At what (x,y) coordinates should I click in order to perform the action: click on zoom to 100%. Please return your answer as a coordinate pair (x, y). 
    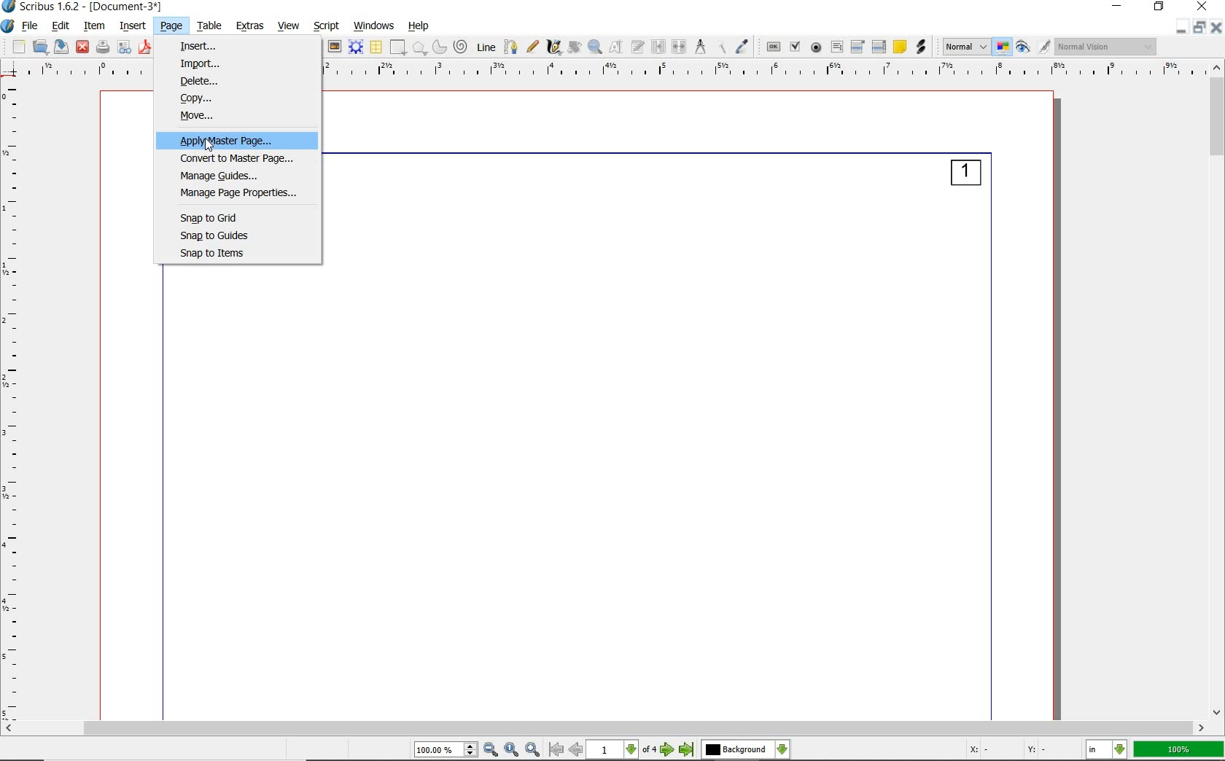
    Looking at the image, I should click on (513, 749).